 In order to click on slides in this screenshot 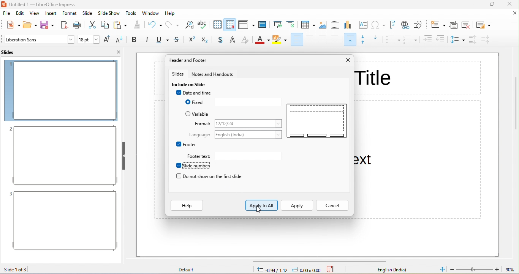, I will do `click(178, 74)`.